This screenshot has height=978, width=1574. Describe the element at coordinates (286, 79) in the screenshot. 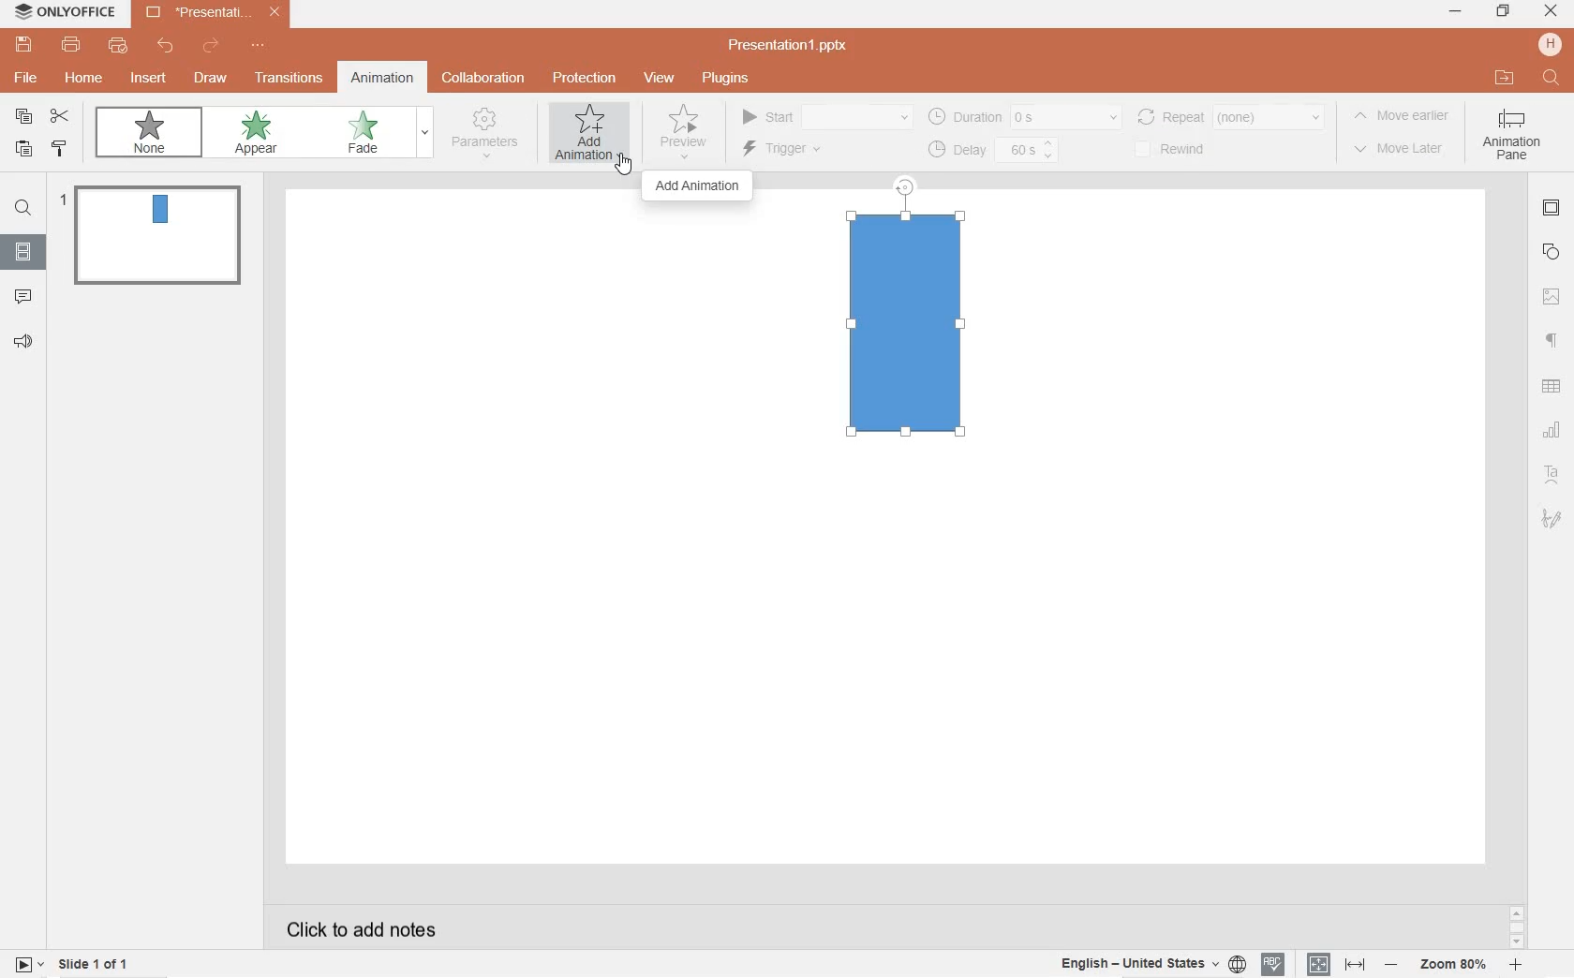

I see `transitions` at that location.